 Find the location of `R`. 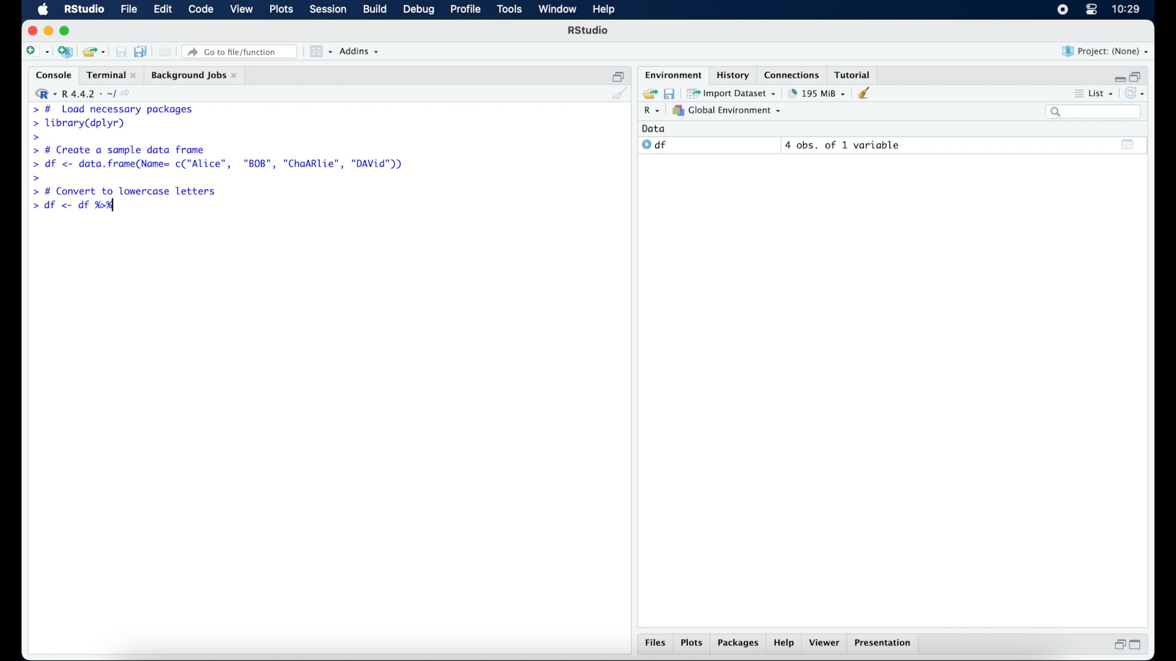

R is located at coordinates (650, 112).